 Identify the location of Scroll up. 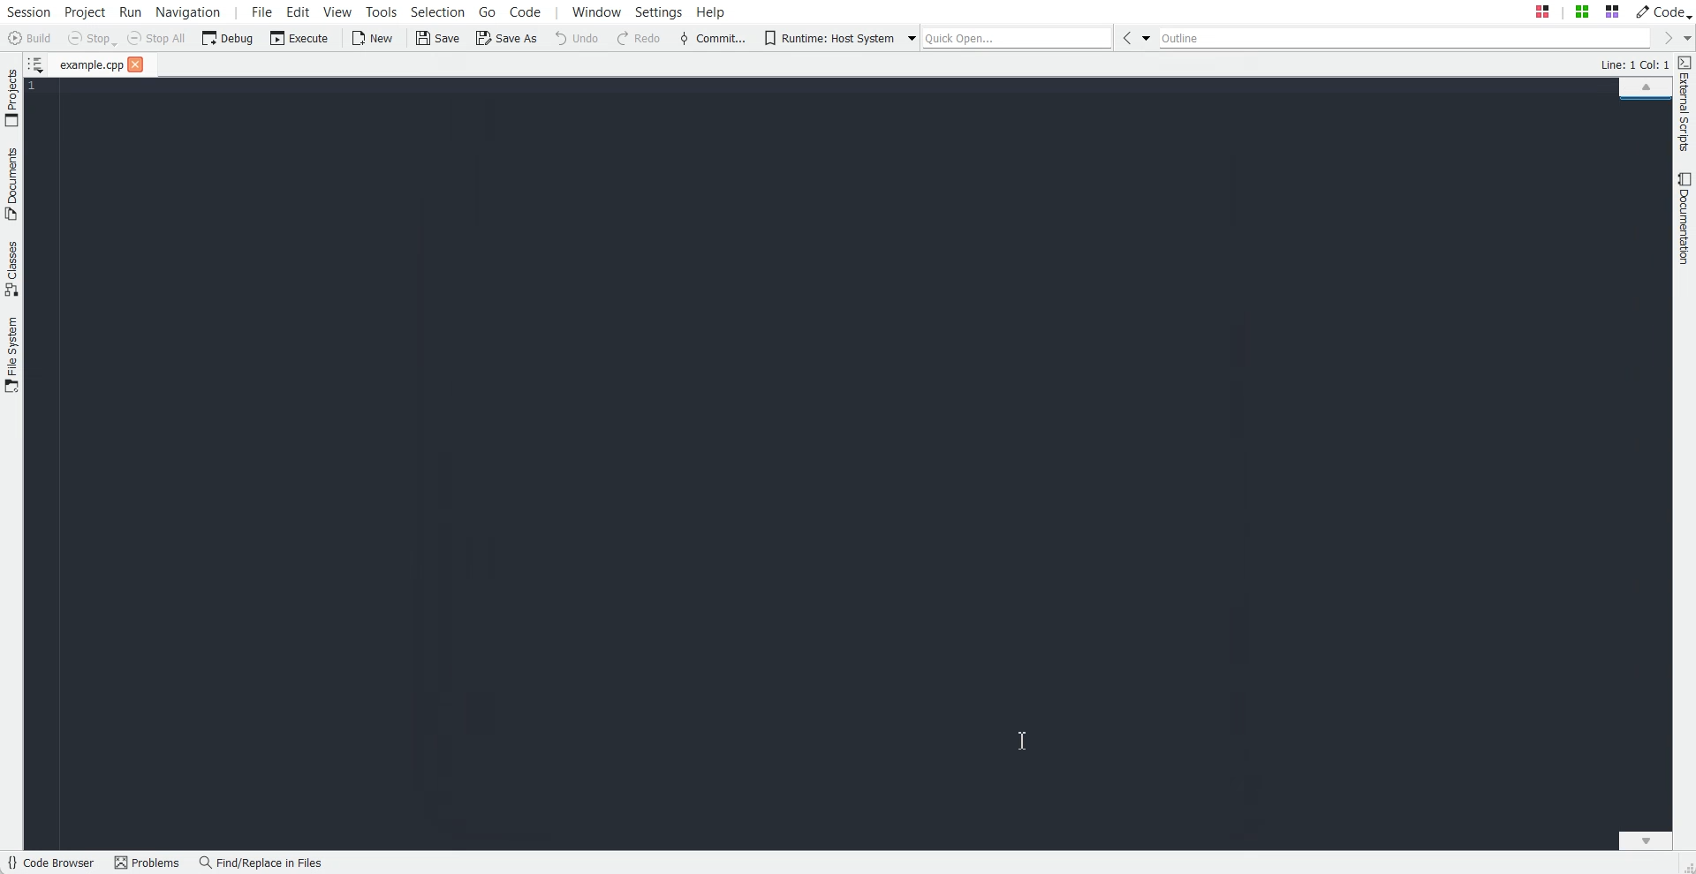
(1662, 87).